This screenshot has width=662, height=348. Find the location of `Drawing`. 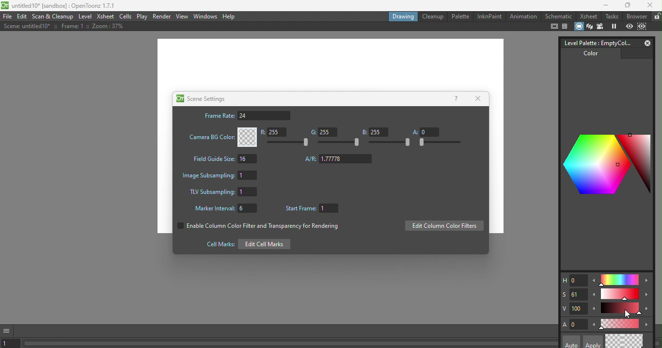

Drawing is located at coordinates (402, 16).